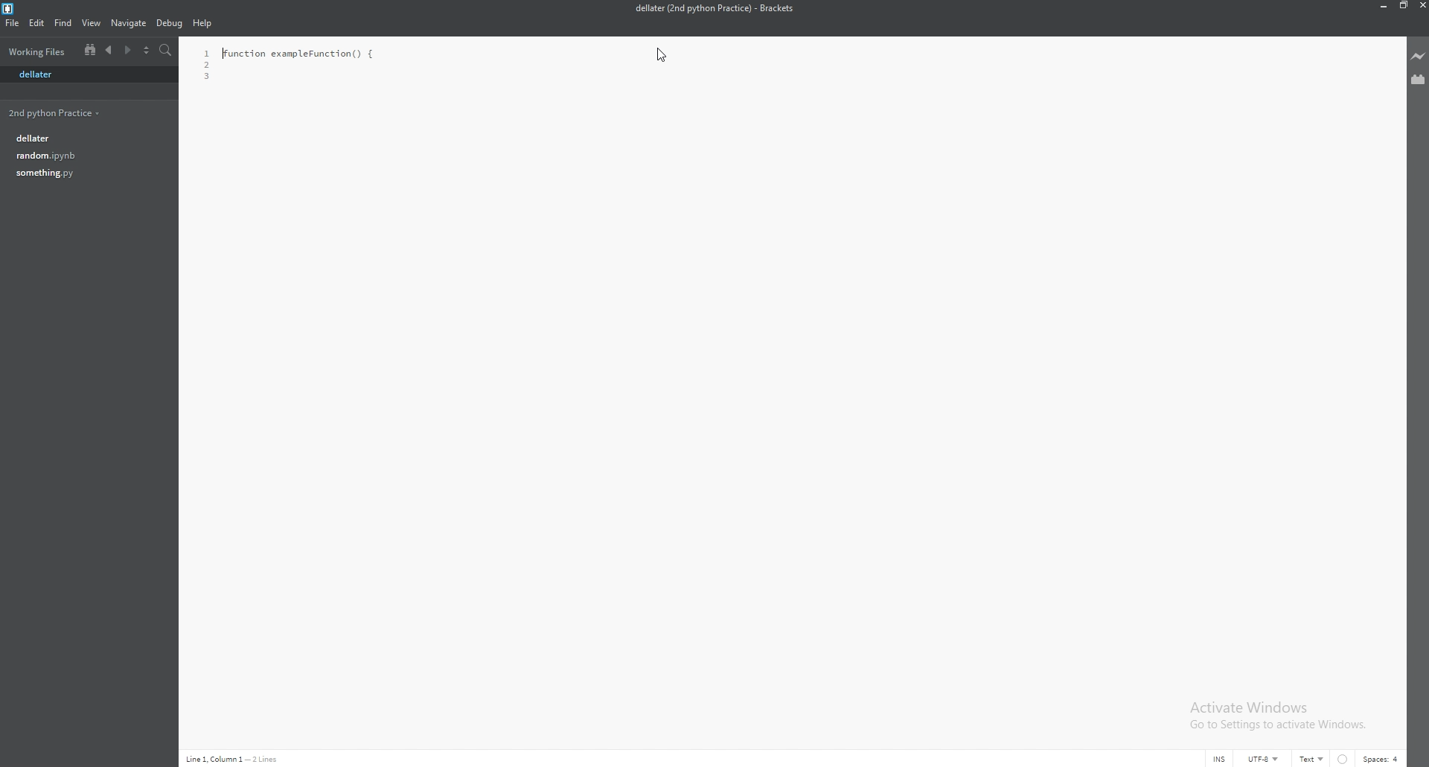 The width and height of the screenshot is (1429, 767). What do you see at coordinates (298, 54) in the screenshot?
I see `function exampleFunction() {` at bounding box center [298, 54].